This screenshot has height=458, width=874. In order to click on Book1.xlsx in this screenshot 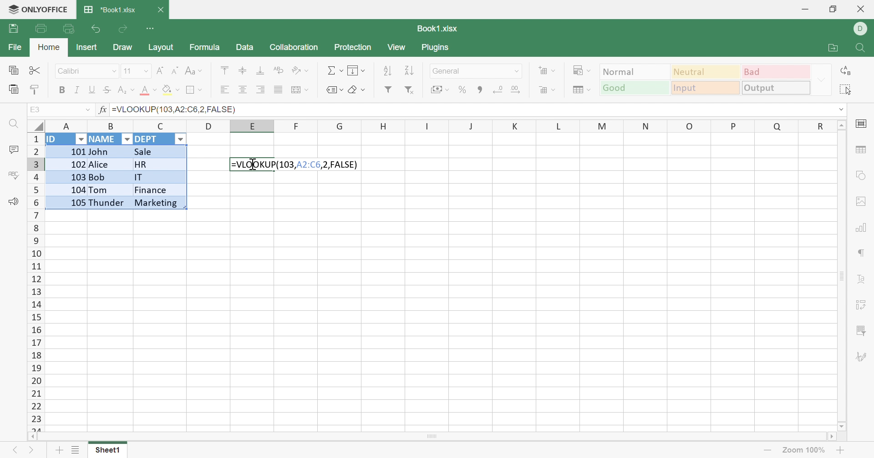, I will do `click(442, 30)`.